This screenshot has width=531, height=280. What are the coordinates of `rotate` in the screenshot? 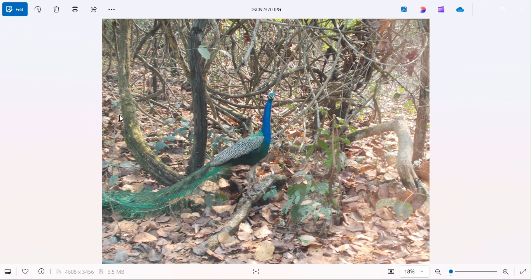 It's located at (40, 10).